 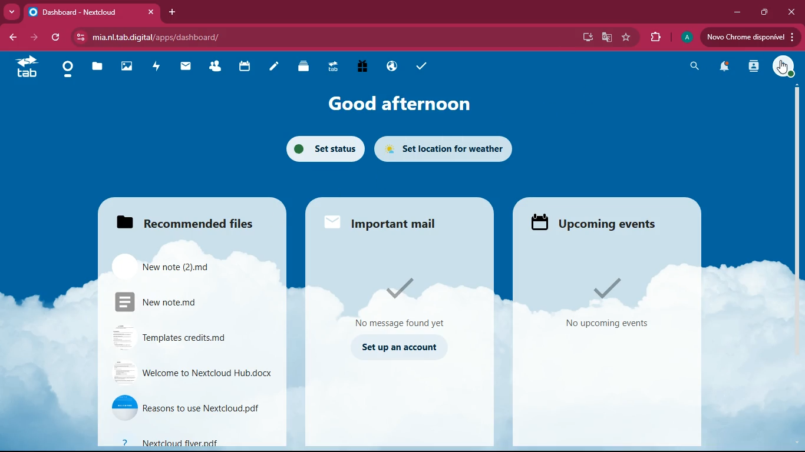 I want to click on notes, so click(x=276, y=68).